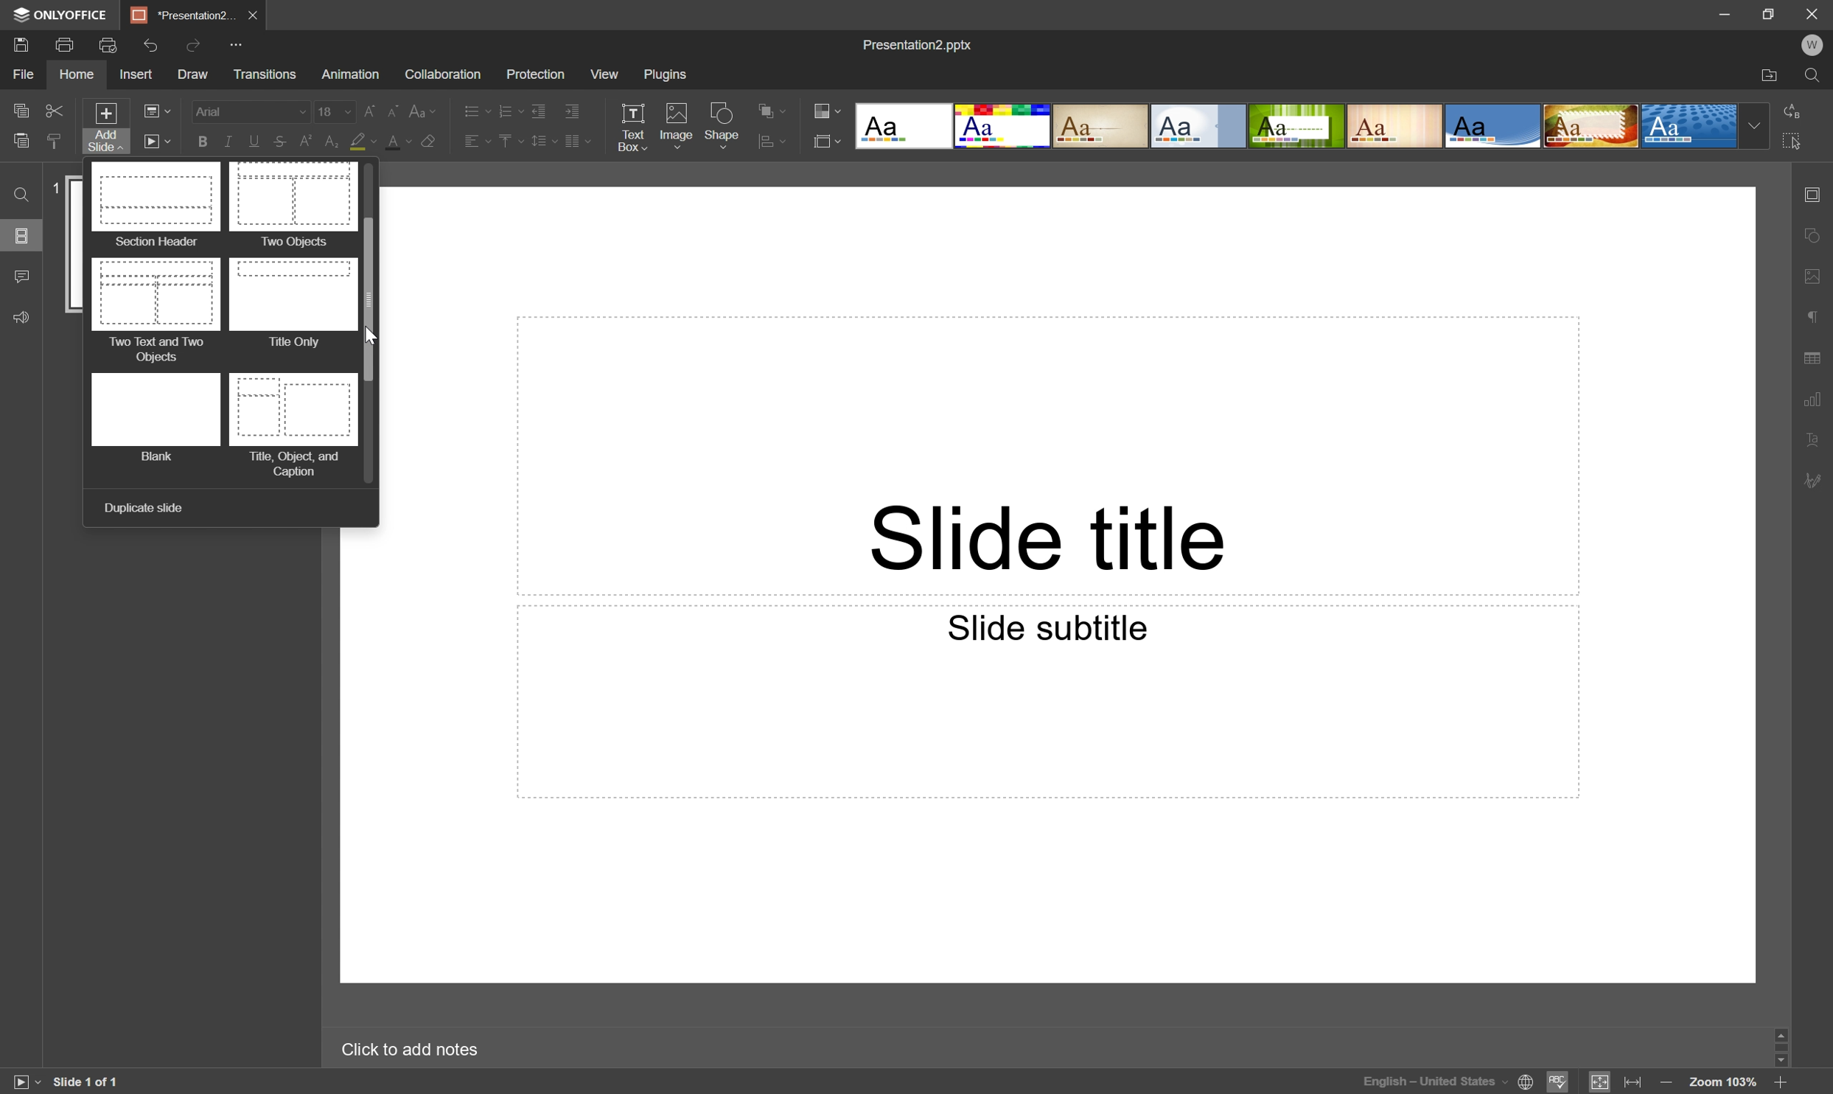 The height and width of the screenshot is (1094, 1833). I want to click on Slide settings, so click(1817, 191).